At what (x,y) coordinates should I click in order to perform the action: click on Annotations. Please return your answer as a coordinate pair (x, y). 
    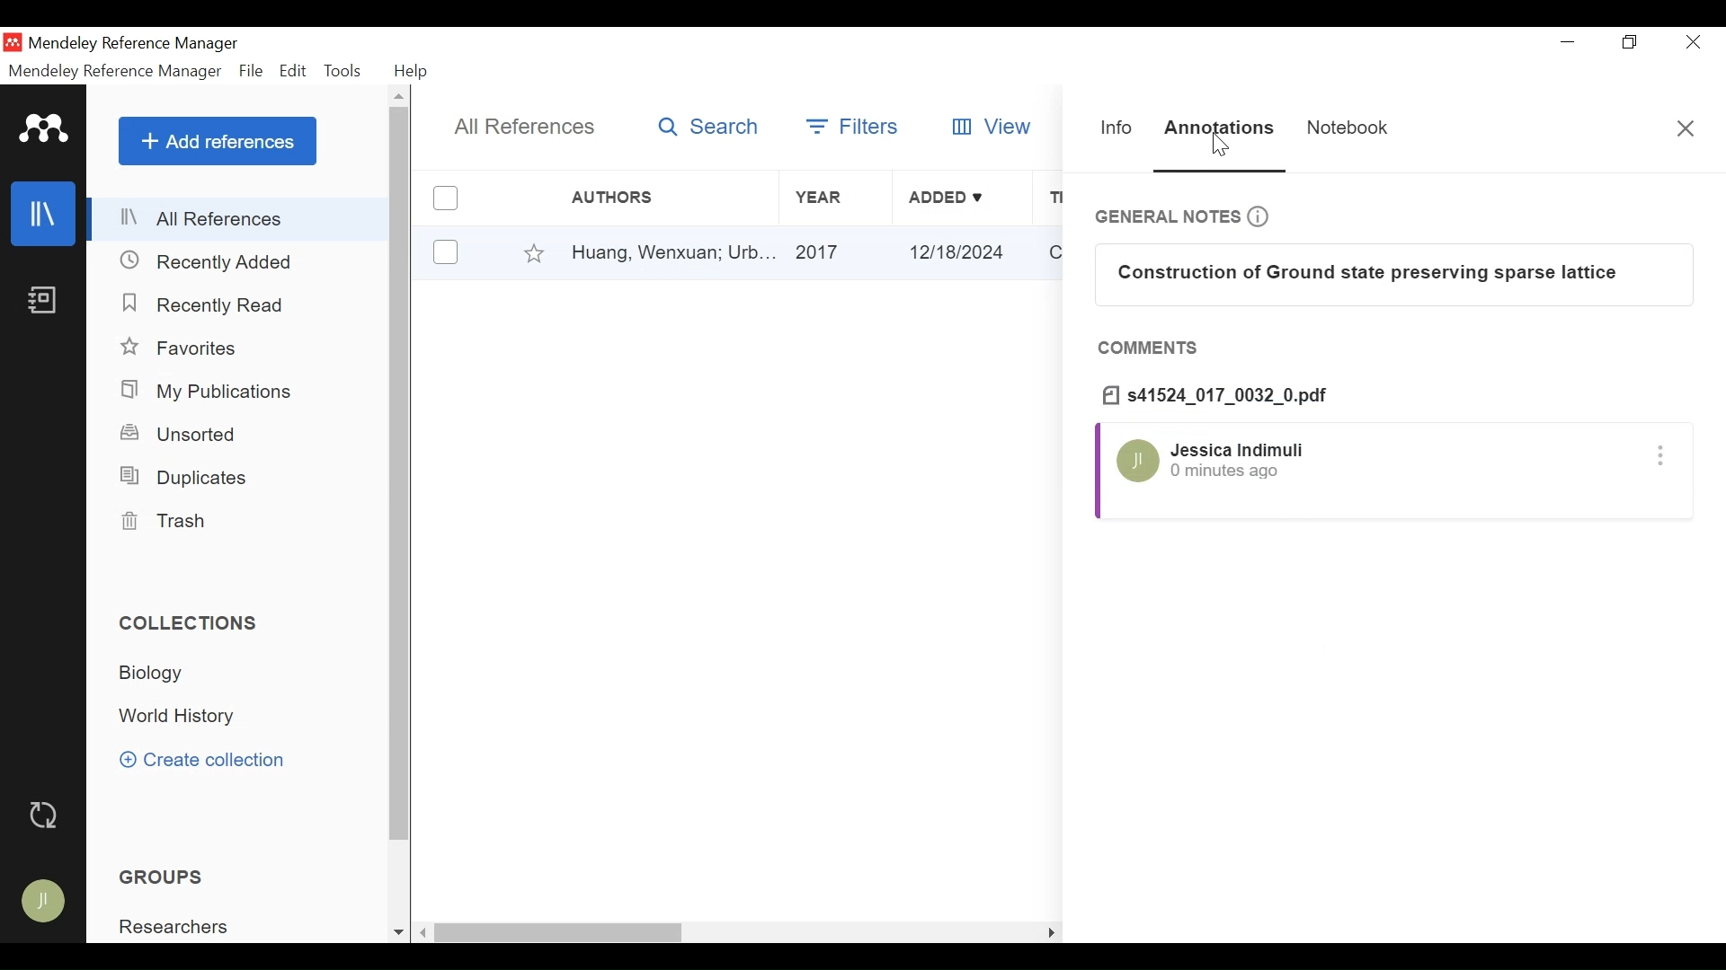
    Looking at the image, I should click on (1217, 129).